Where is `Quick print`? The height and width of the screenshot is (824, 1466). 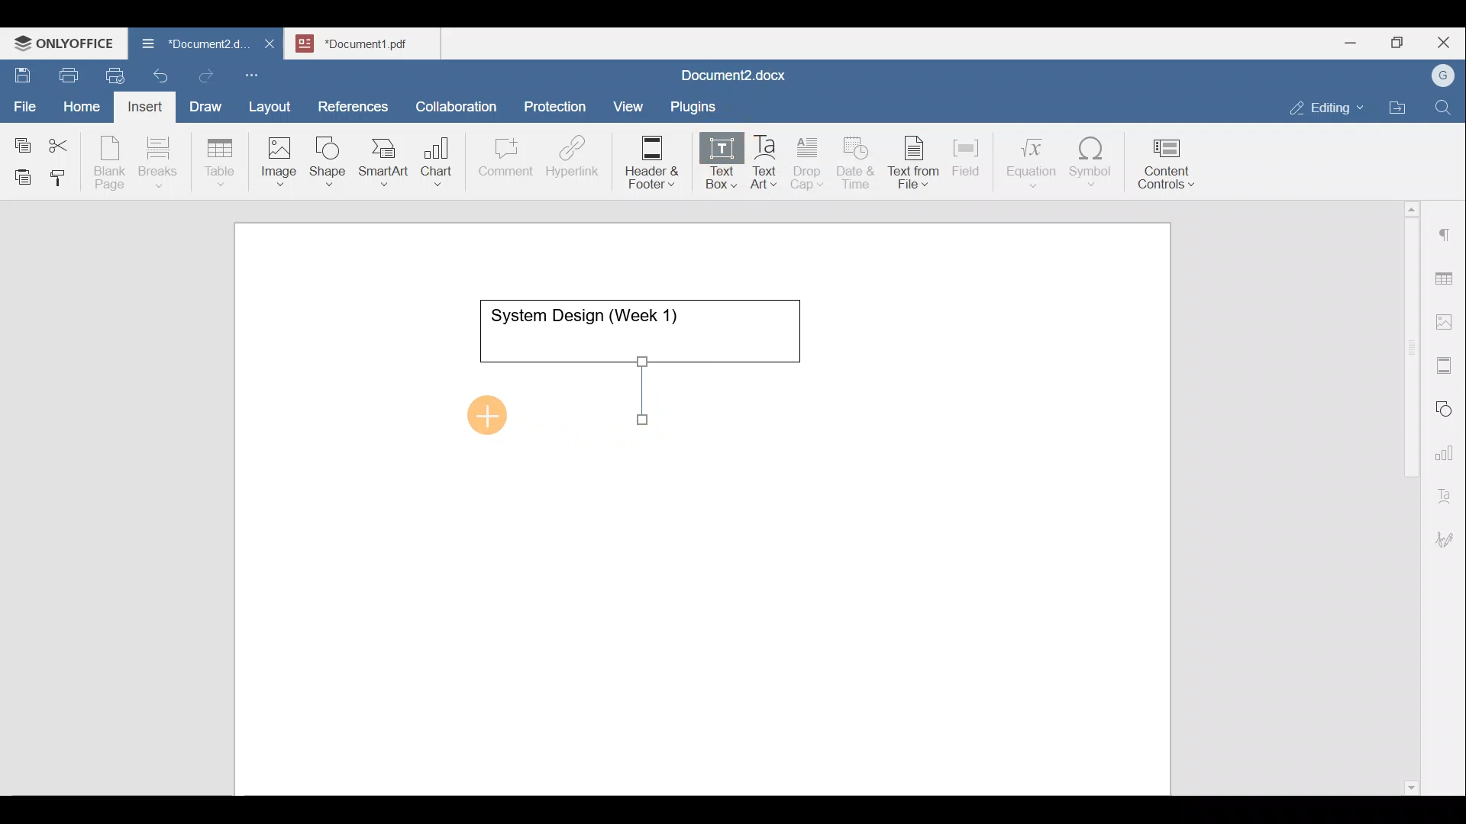 Quick print is located at coordinates (111, 73).